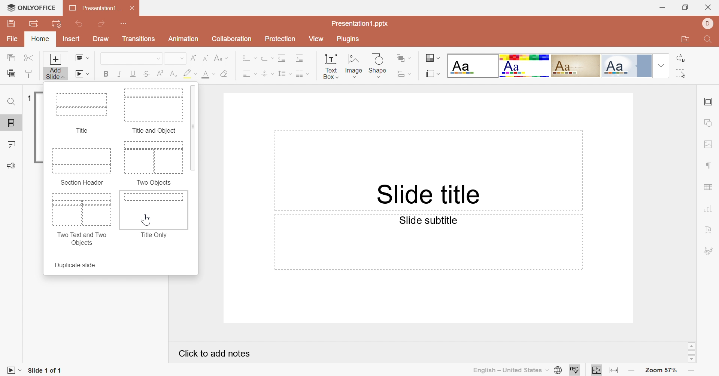 This screenshot has height=376, width=719. What do you see at coordinates (709, 39) in the screenshot?
I see `Find` at bounding box center [709, 39].